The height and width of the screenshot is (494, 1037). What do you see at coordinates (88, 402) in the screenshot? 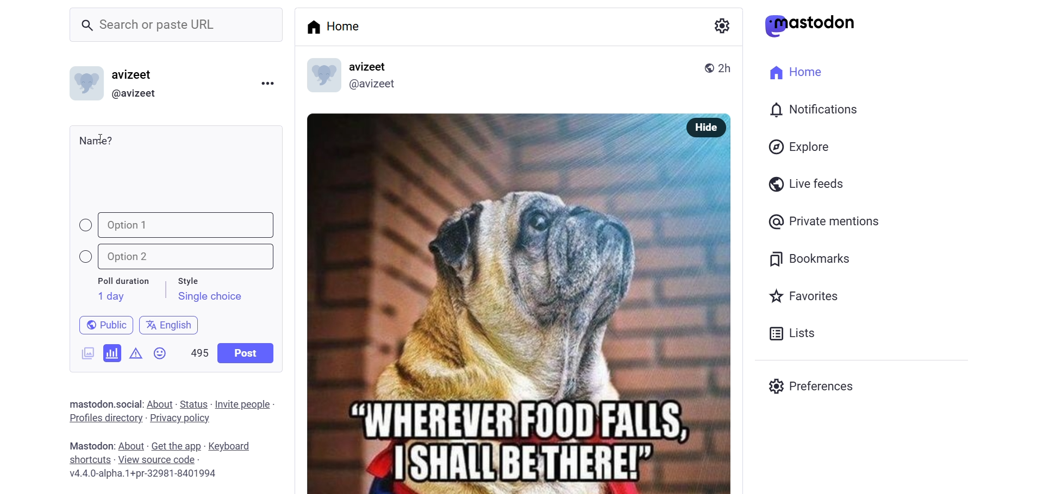
I see `mastodon` at bounding box center [88, 402].